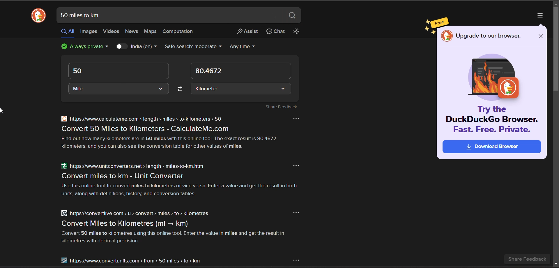 Image resolution: width=559 pixels, height=268 pixels. I want to click on country, so click(144, 46).